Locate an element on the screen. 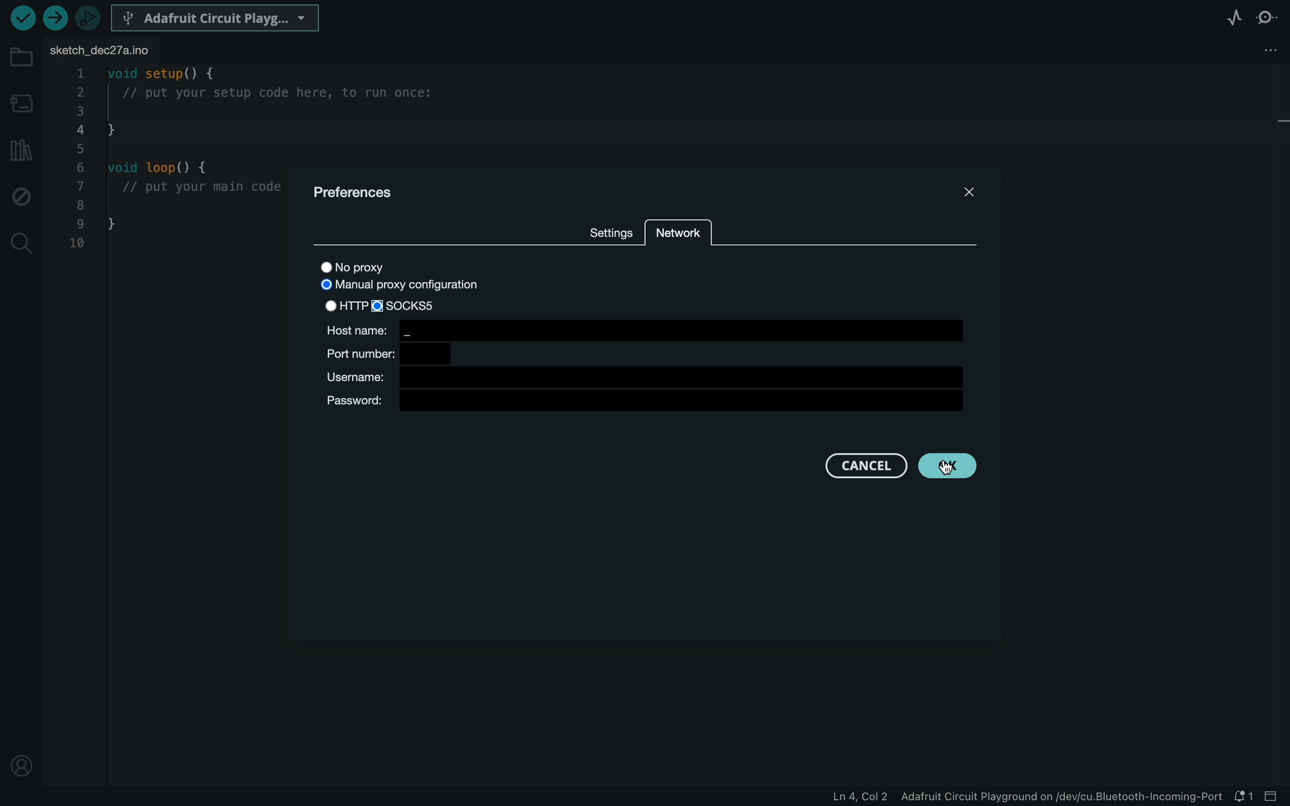 This screenshot has width=1290, height=806. file tab is located at coordinates (107, 52).